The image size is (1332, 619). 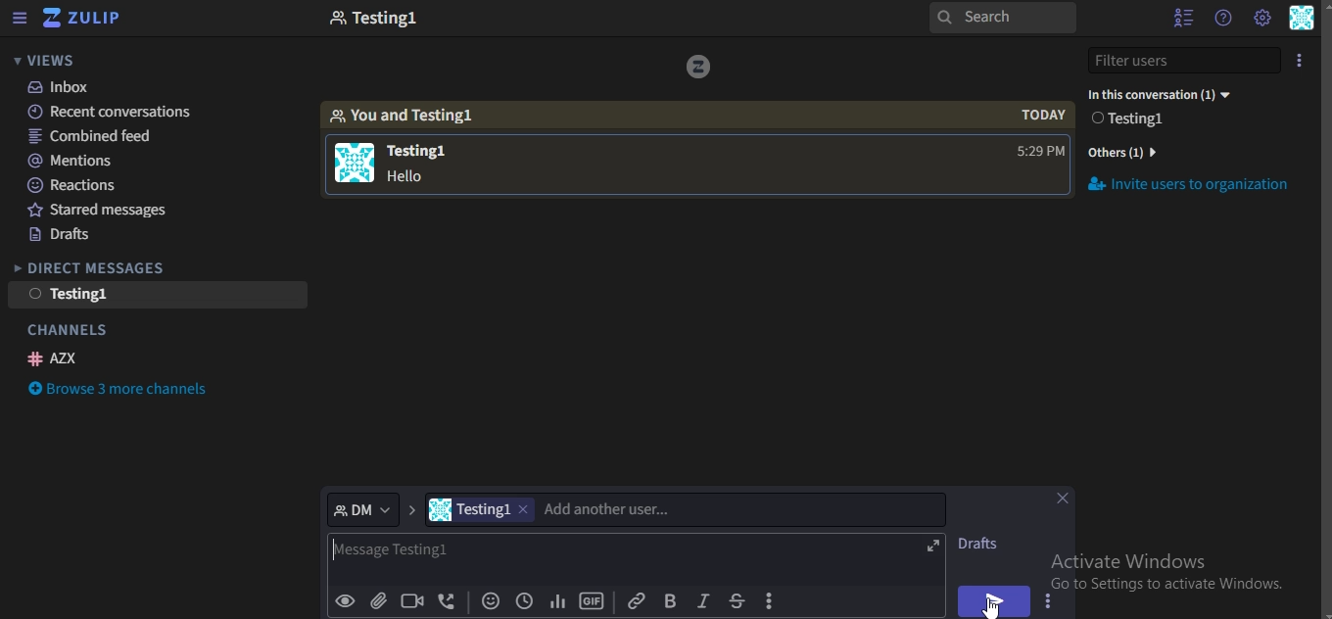 I want to click on invite users to organization, so click(x=1192, y=187).